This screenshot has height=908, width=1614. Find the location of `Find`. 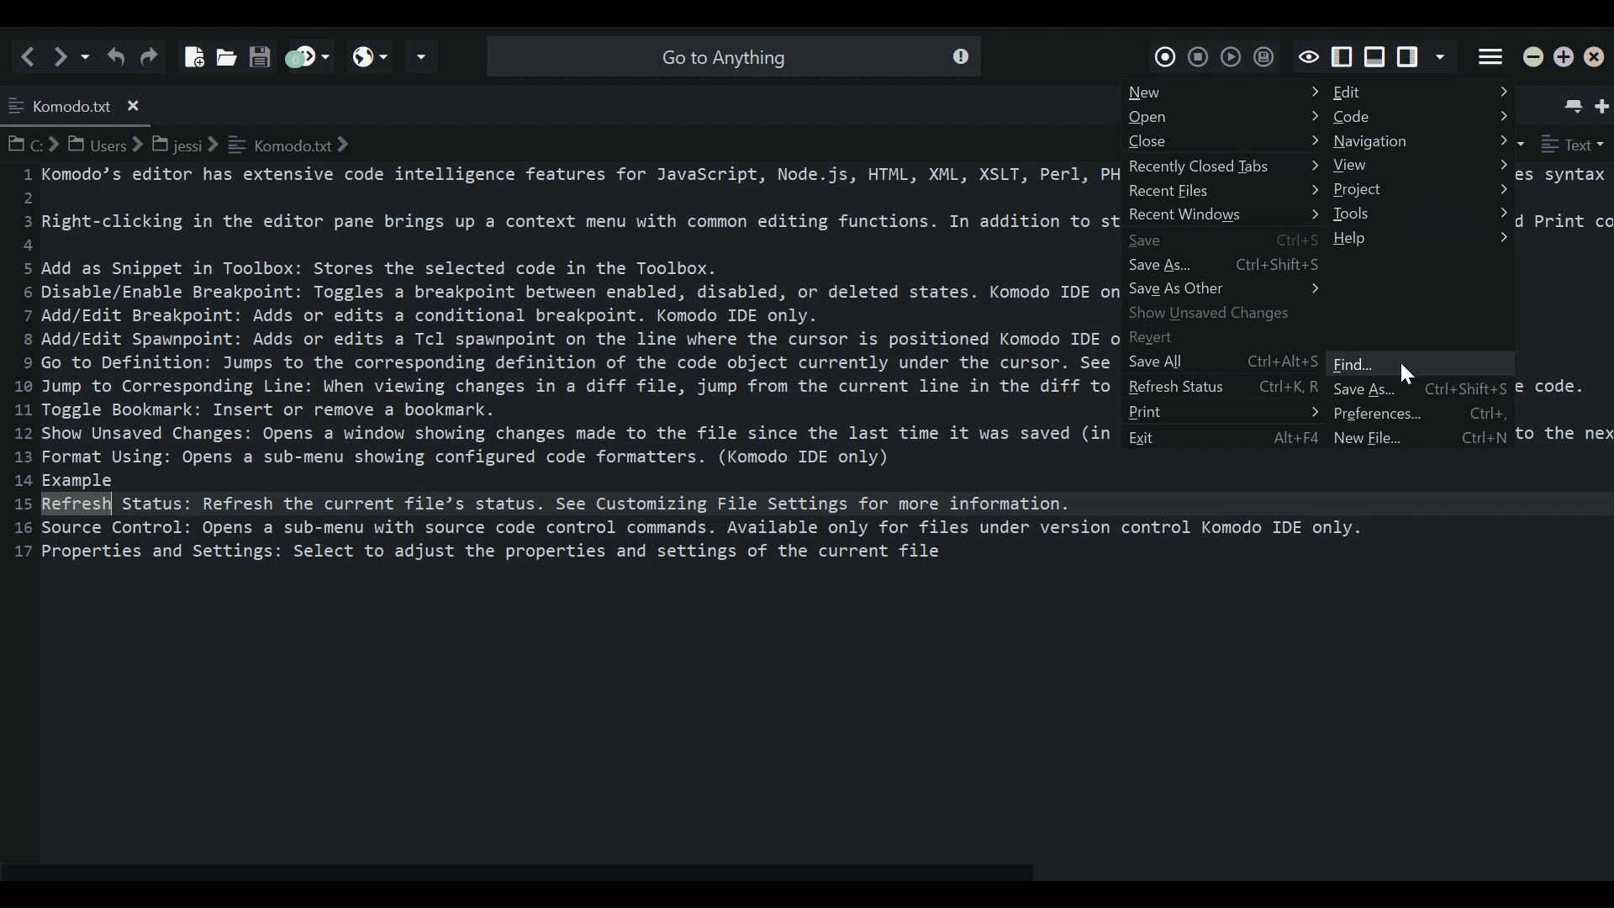

Find is located at coordinates (1423, 364).